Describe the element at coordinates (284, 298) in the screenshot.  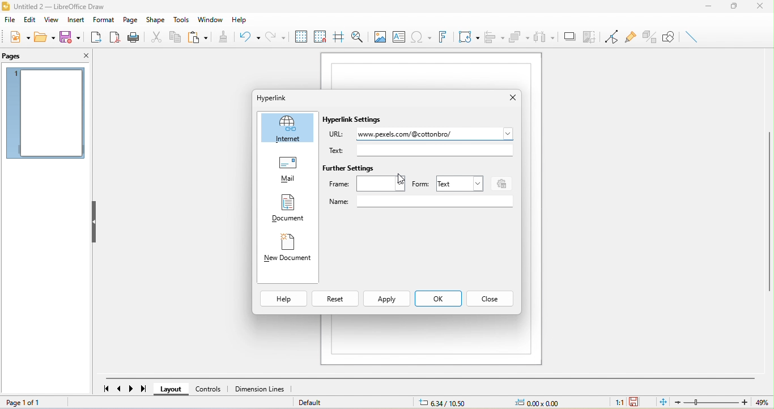
I see `help` at that location.